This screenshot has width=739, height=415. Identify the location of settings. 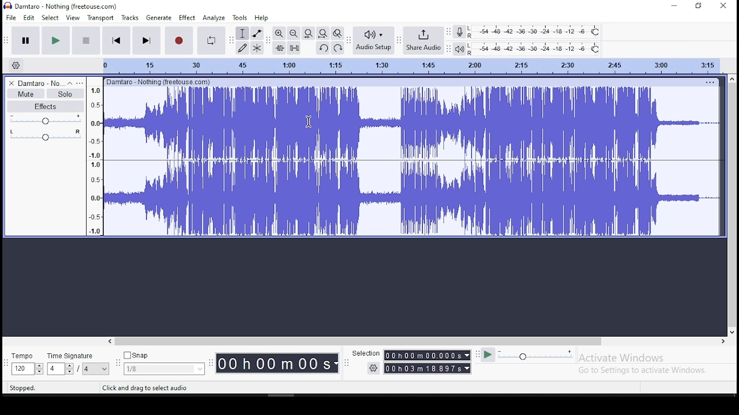
(373, 369).